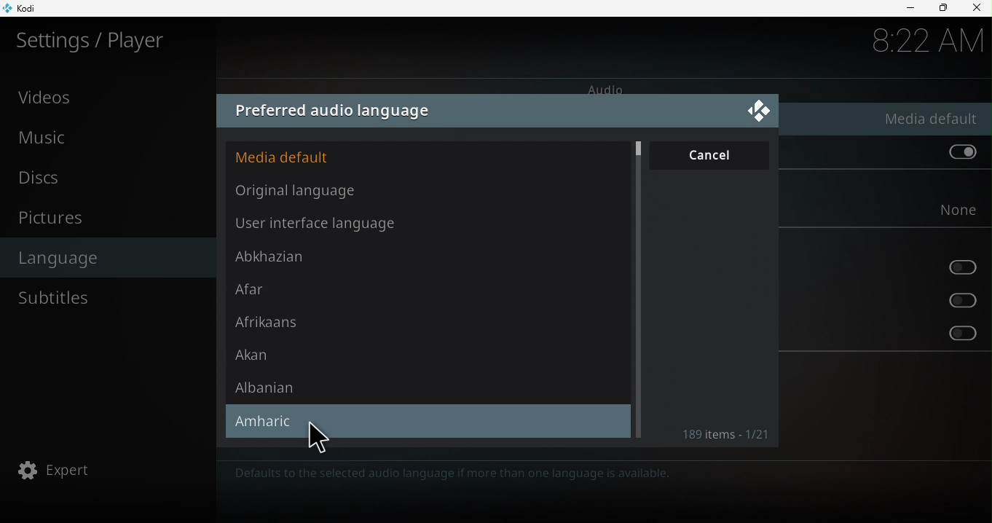 This screenshot has width=992, height=523. What do you see at coordinates (728, 436) in the screenshot?
I see `189 Items * 1/21` at bounding box center [728, 436].